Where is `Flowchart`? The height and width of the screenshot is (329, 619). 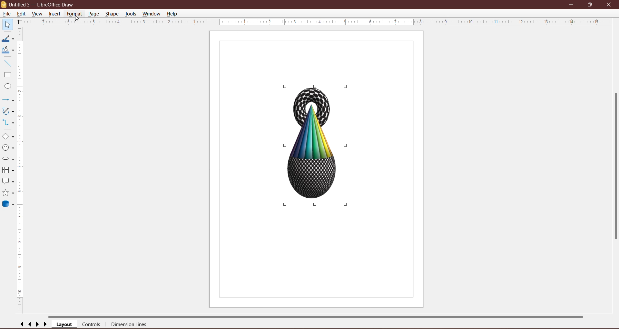 Flowchart is located at coordinates (8, 170).